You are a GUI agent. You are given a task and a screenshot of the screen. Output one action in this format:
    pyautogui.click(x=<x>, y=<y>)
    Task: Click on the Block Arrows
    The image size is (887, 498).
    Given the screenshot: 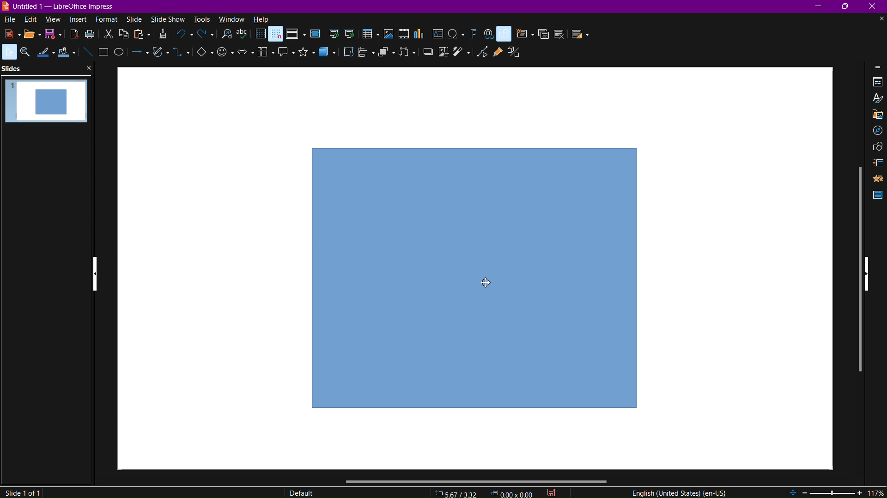 What is the action you would take?
    pyautogui.click(x=244, y=56)
    